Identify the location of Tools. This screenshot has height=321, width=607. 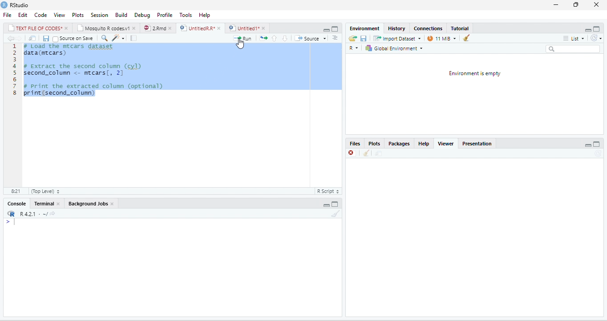
(186, 14).